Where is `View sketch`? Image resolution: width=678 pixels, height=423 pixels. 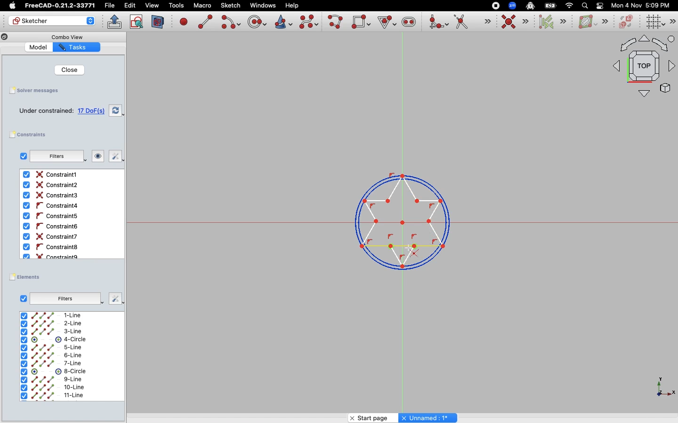
View sketch is located at coordinates (137, 22).